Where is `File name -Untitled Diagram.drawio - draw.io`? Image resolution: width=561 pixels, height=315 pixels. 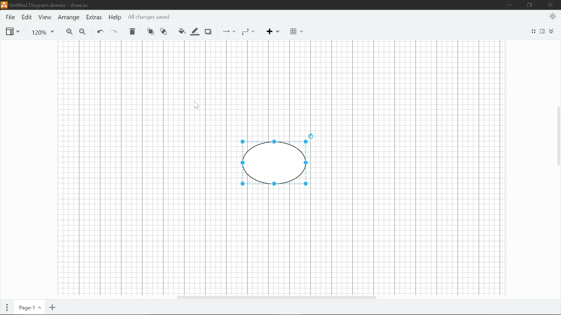
File name -Untitled Diagram.drawio - draw.io is located at coordinates (44, 4).